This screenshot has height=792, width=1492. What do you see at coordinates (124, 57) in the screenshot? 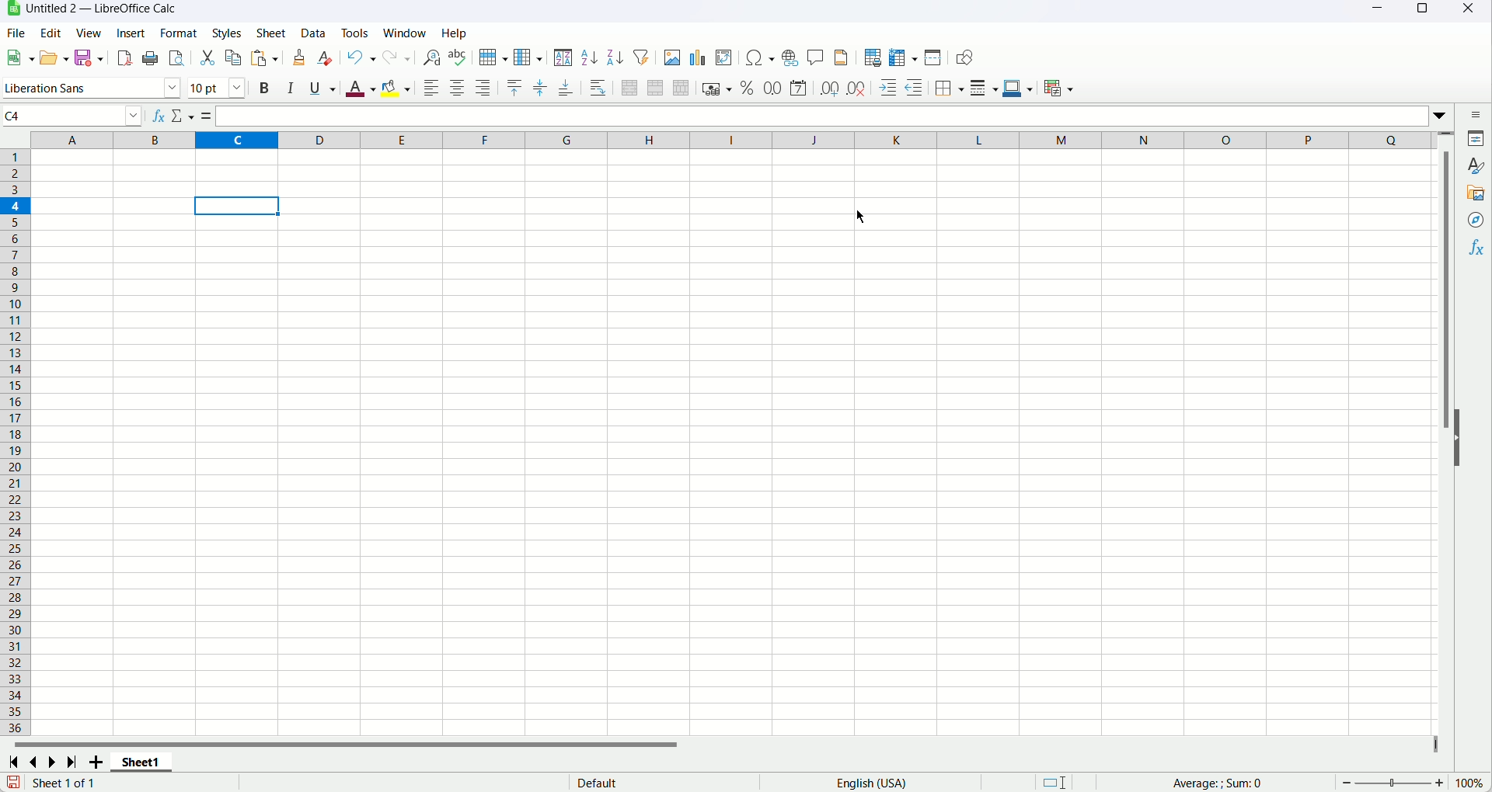
I see `Export as pdf` at bounding box center [124, 57].